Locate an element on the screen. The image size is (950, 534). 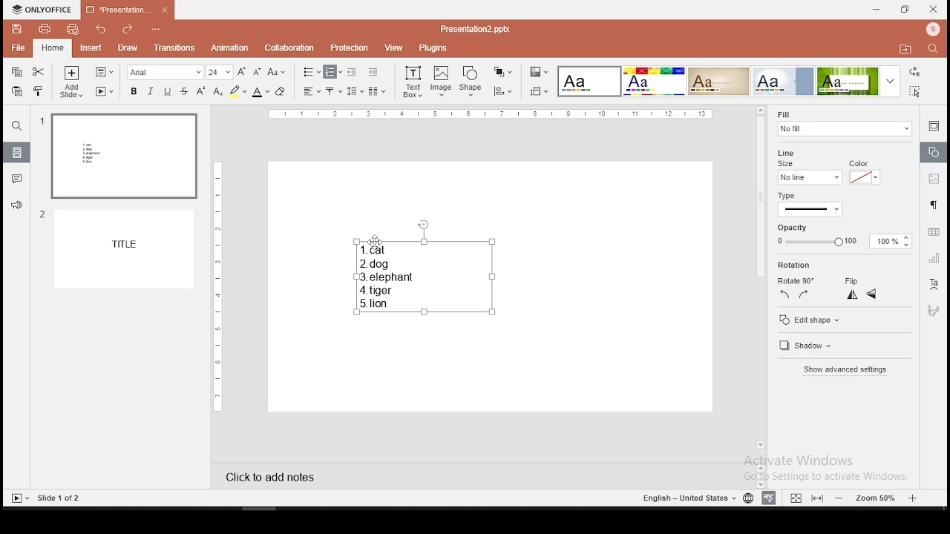
opacity is located at coordinates (845, 236).